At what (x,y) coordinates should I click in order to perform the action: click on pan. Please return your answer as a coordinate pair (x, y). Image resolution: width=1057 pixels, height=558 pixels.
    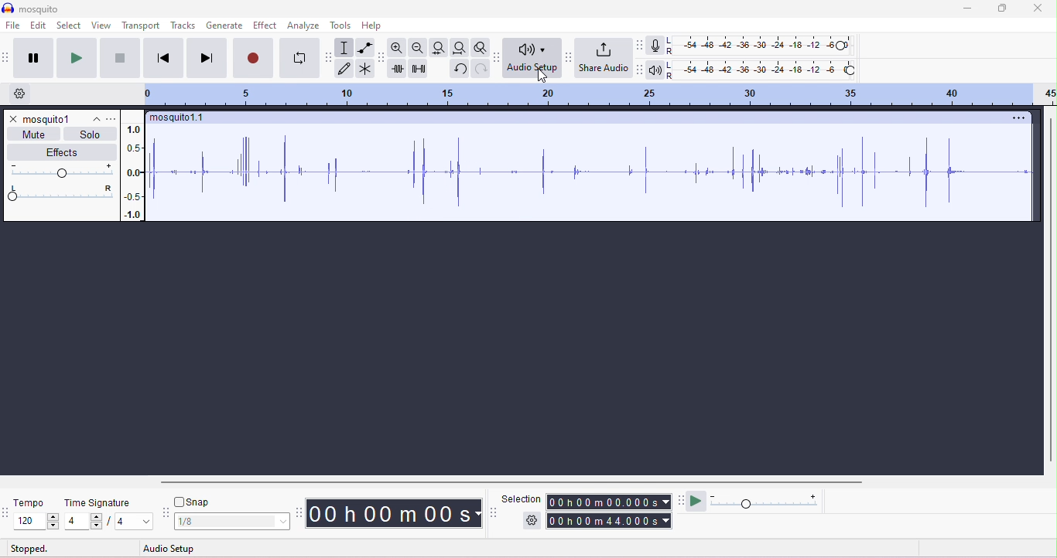
    Looking at the image, I should click on (60, 193).